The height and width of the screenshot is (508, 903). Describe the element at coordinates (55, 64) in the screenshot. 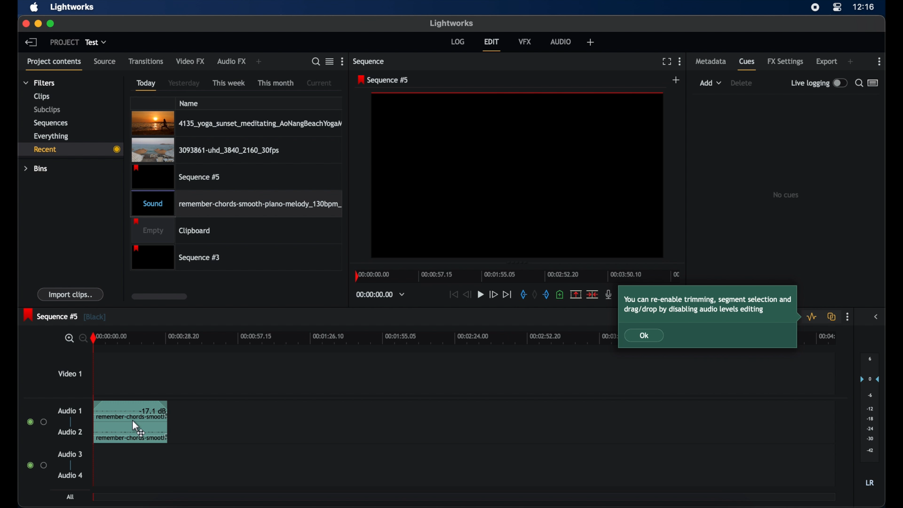

I see `project contents` at that location.